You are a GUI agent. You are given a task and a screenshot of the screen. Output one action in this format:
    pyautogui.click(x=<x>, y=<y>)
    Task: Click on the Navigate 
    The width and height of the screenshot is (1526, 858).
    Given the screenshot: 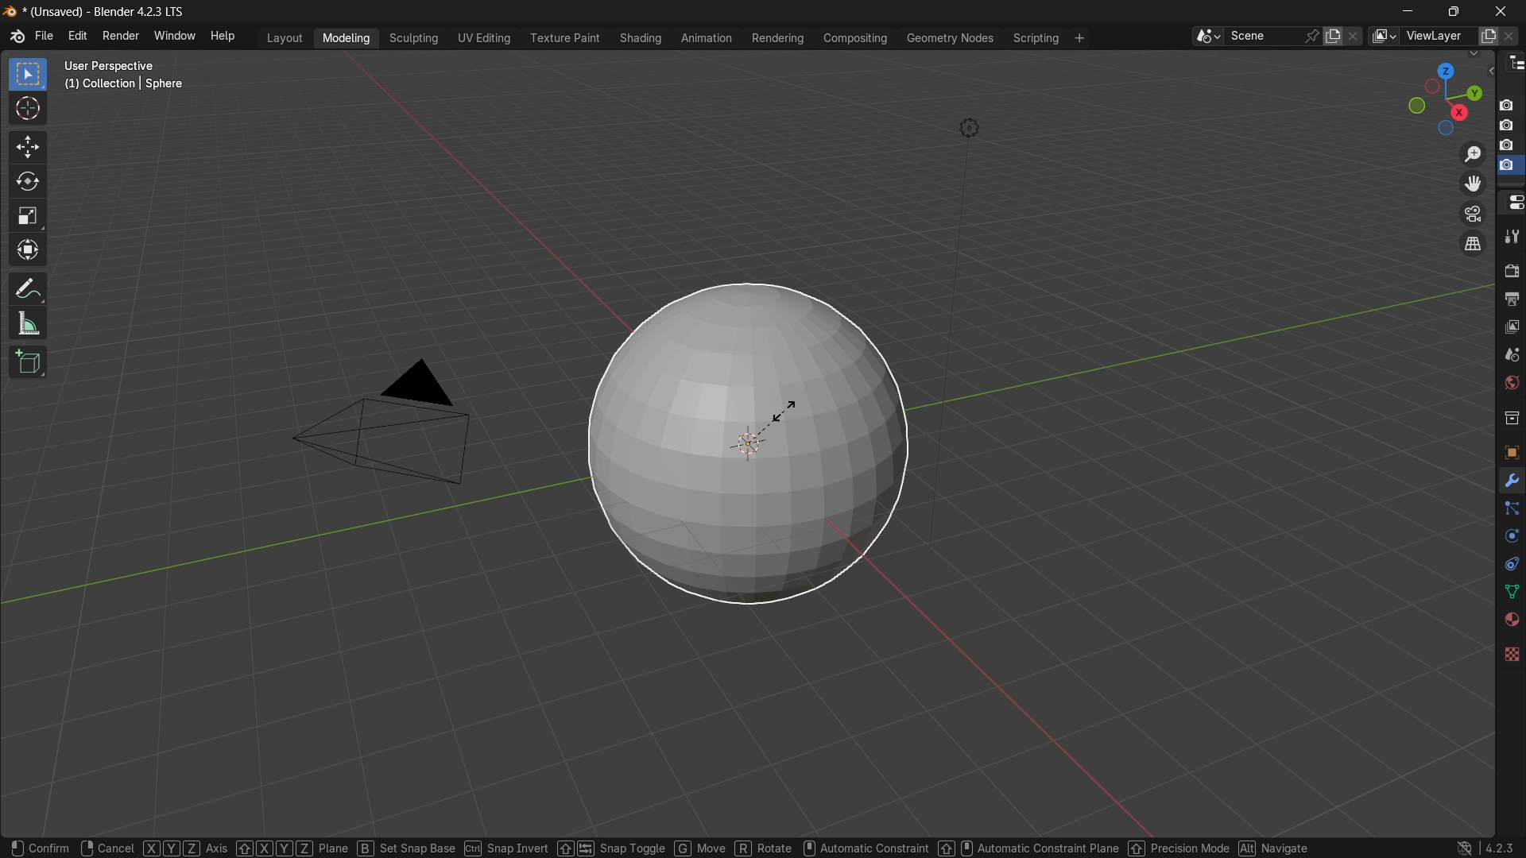 What is the action you would take?
    pyautogui.click(x=1276, y=847)
    